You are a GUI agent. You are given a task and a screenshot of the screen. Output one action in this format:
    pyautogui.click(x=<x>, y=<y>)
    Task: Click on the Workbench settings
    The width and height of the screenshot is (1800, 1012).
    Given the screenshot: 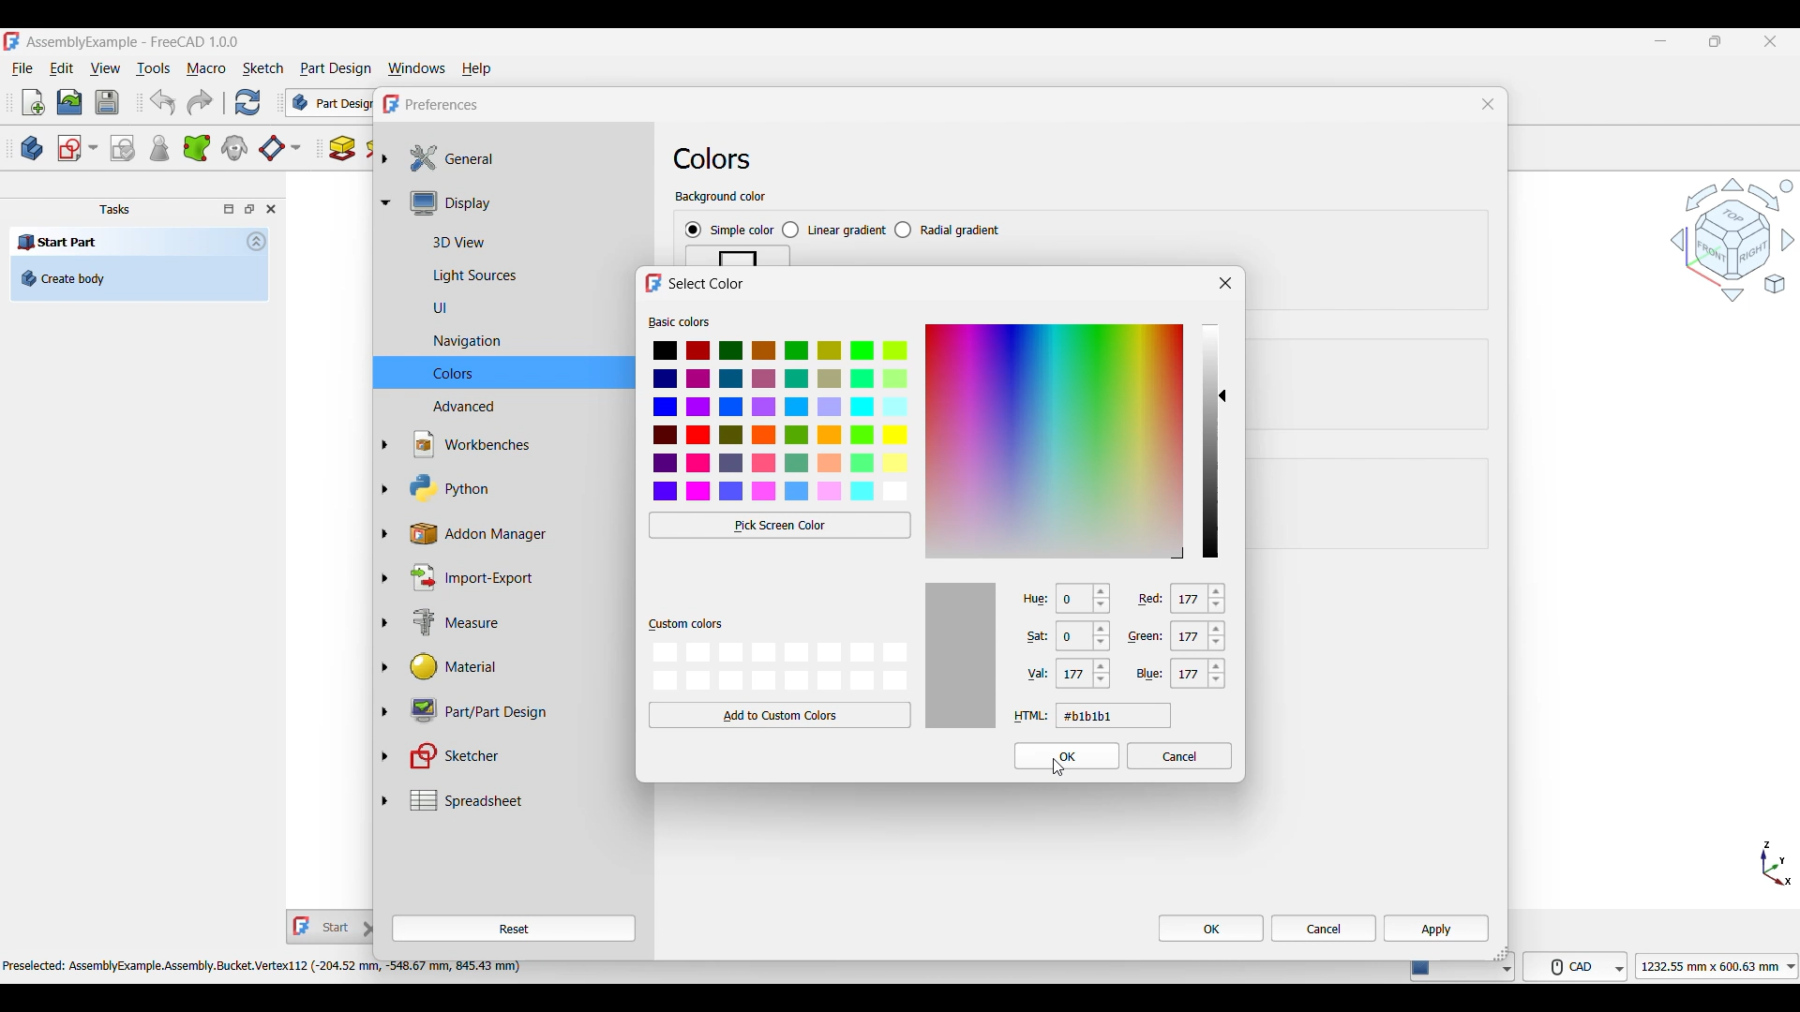 What is the action you would take?
    pyautogui.click(x=515, y=444)
    